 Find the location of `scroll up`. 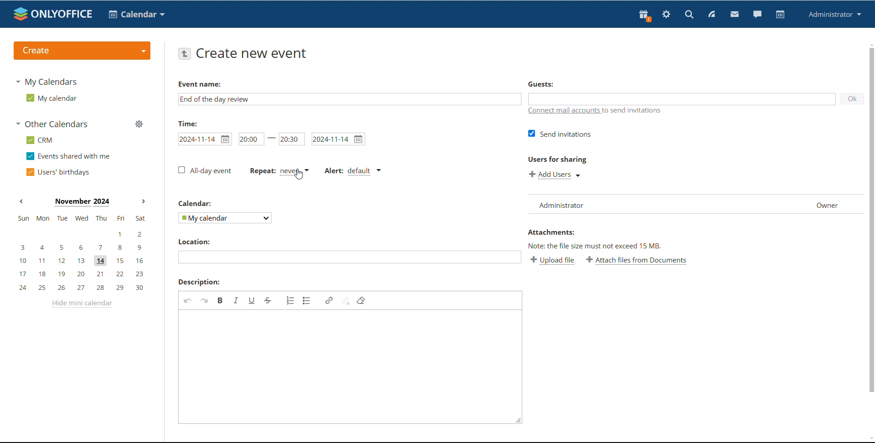

scroll up is located at coordinates (870, 44).